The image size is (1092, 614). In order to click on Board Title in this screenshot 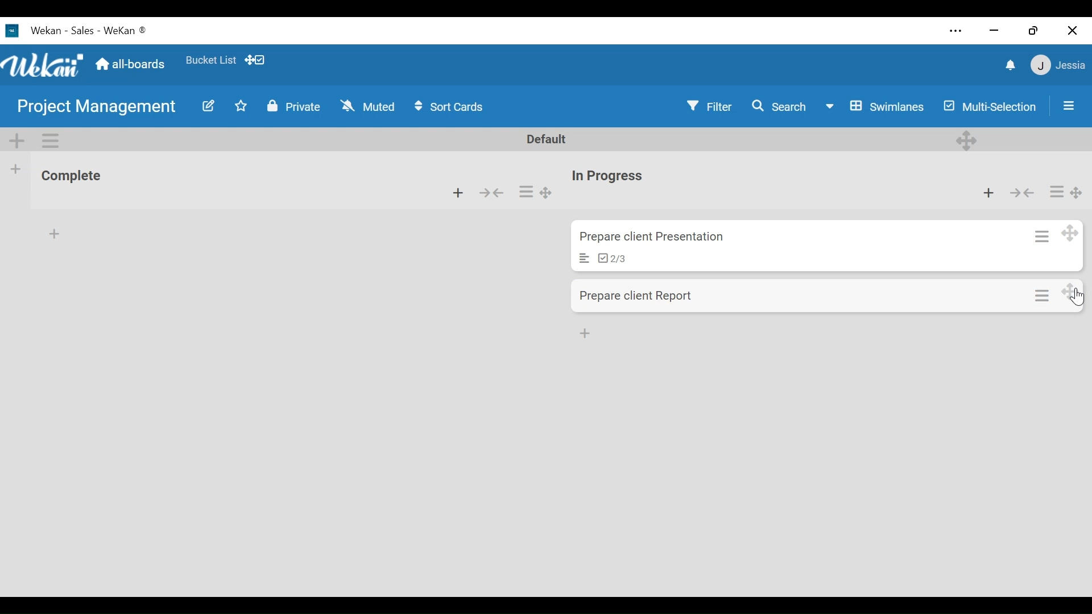, I will do `click(96, 109)`.